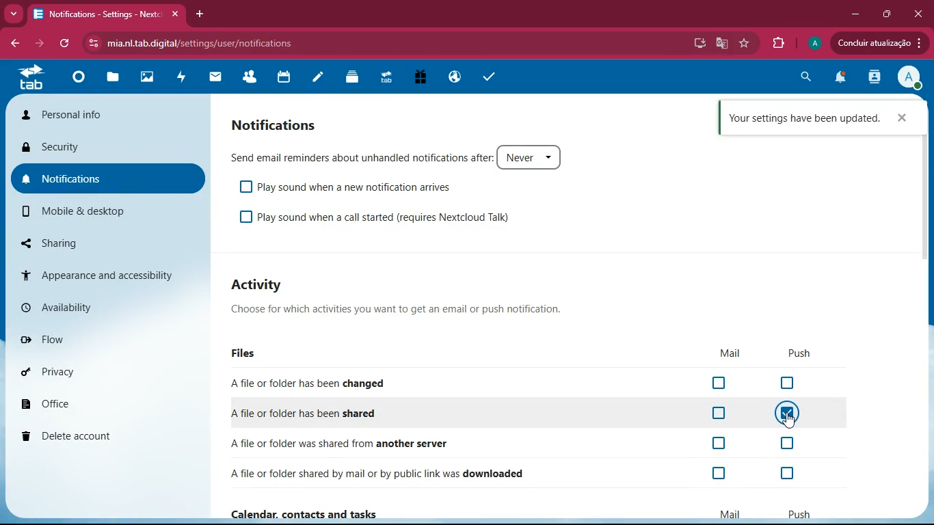 The image size is (934, 525). I want to click on close, so click(920, 12).